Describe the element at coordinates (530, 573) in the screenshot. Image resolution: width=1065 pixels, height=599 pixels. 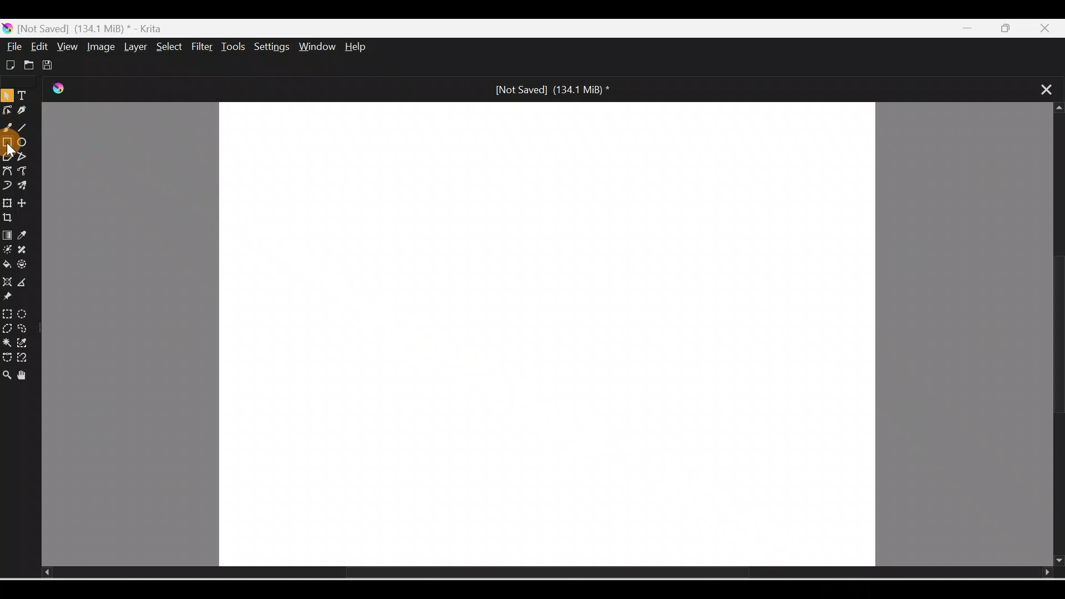
I see `Scroll bar` at that location.